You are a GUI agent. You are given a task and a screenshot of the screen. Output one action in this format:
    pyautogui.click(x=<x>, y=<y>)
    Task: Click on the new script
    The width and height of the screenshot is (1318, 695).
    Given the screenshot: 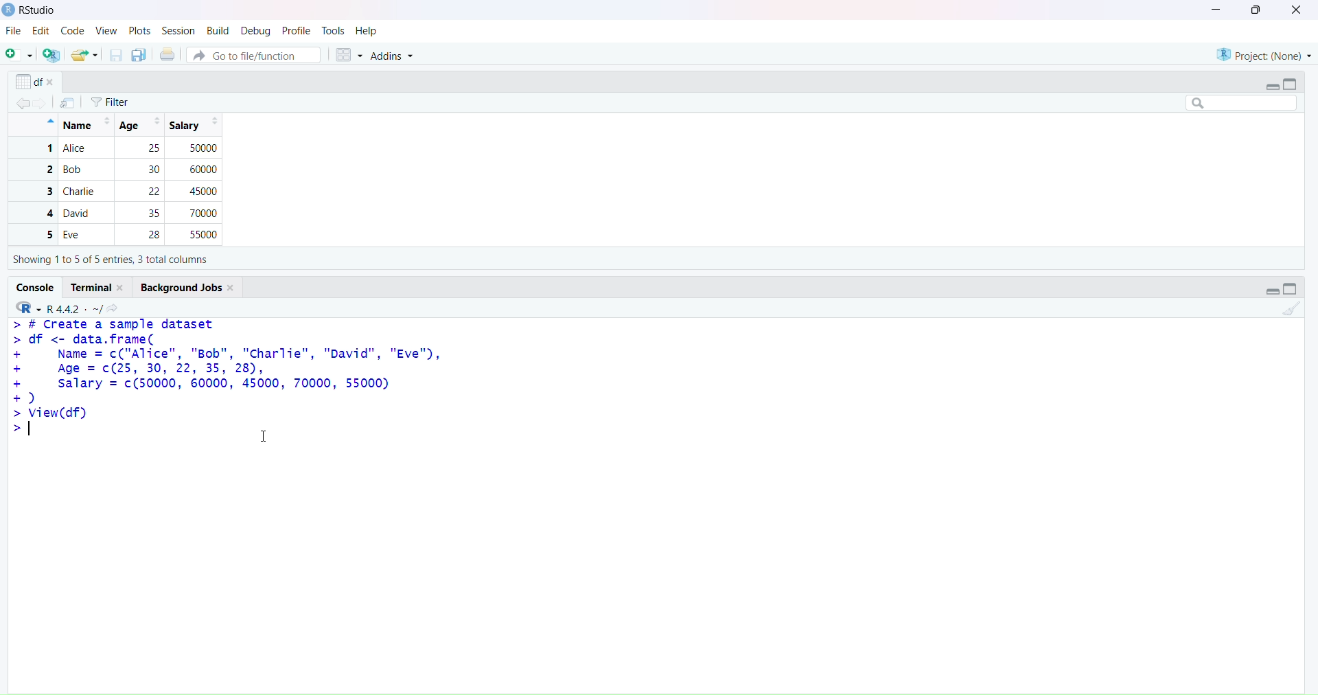 What is the action you would take?
    pyautogui.click(x=19, y=55)
    